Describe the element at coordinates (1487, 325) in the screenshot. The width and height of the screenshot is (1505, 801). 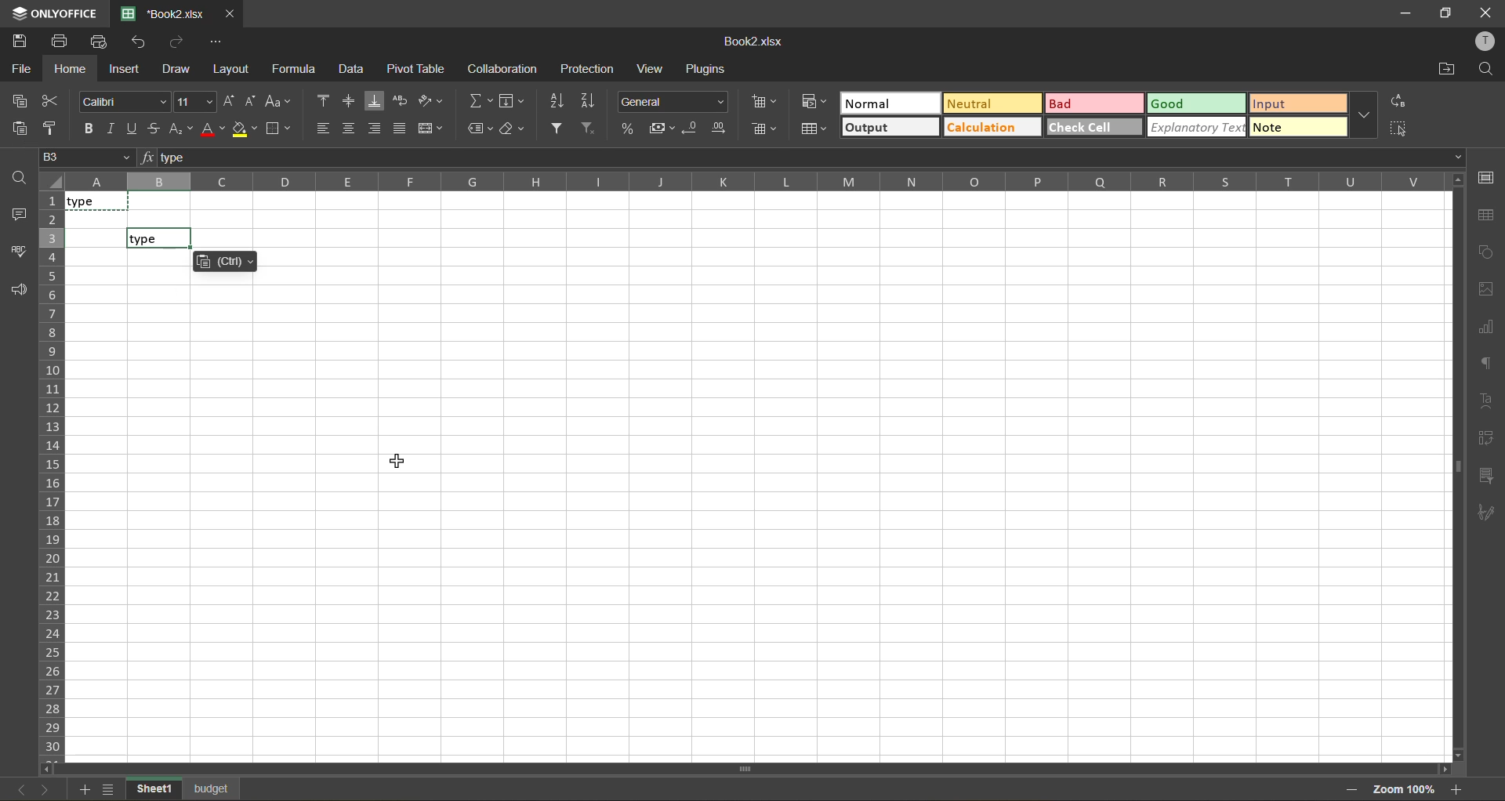
I see `charts` at that location.